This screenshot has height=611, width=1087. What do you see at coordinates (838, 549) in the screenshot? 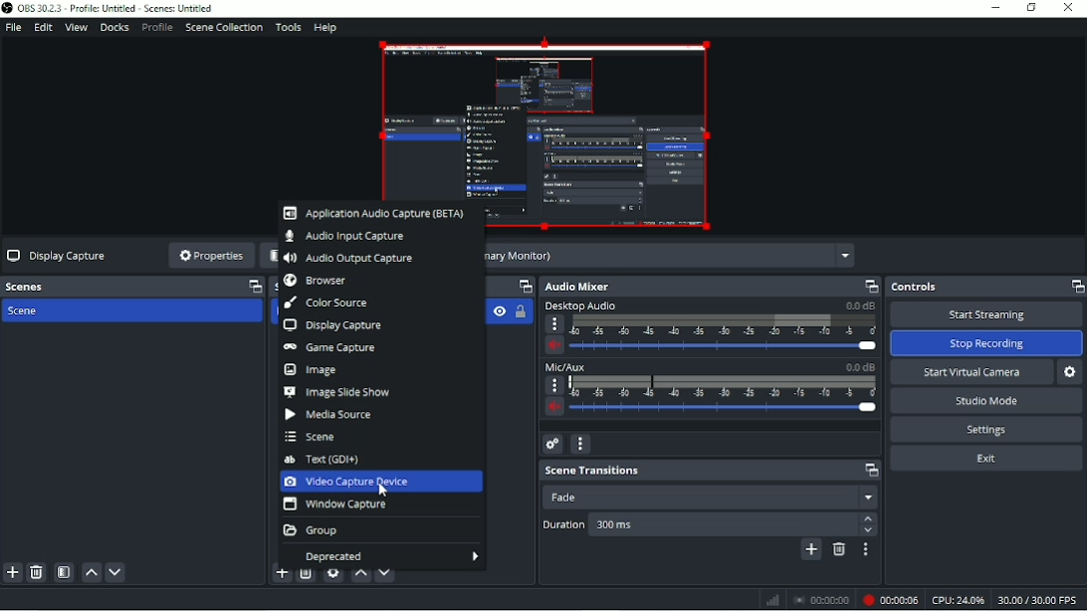
I see `Remove configurable transition` at bounding box center [838, 549].